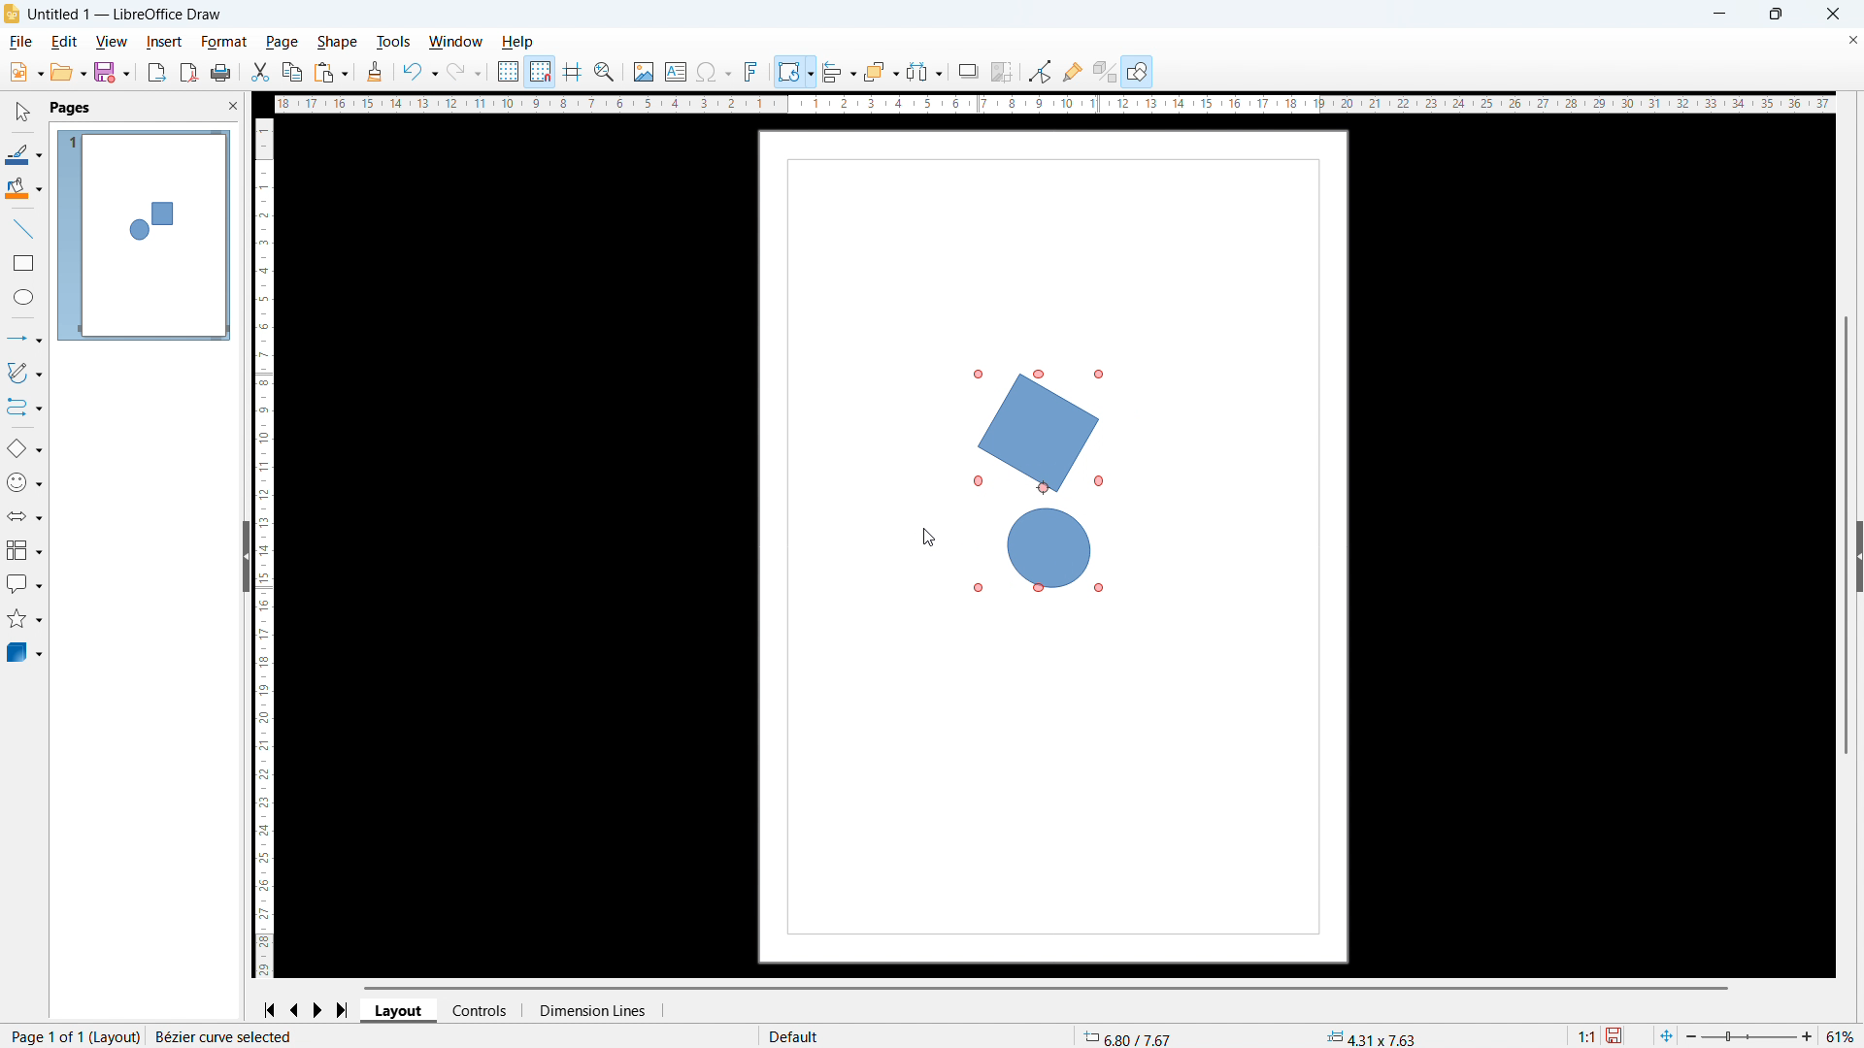  I want to click on shape , so click(338, 43).